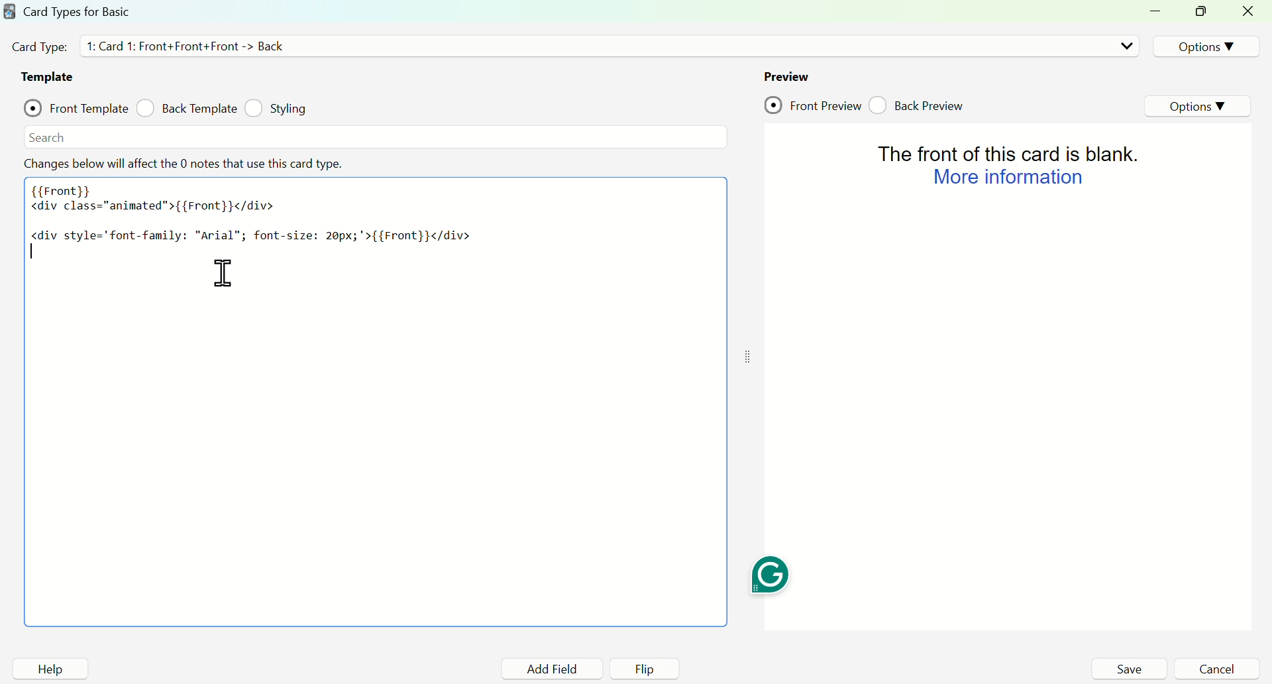 This screenshot has height=684, width=1272. I want to click on help, so click(50, 669).